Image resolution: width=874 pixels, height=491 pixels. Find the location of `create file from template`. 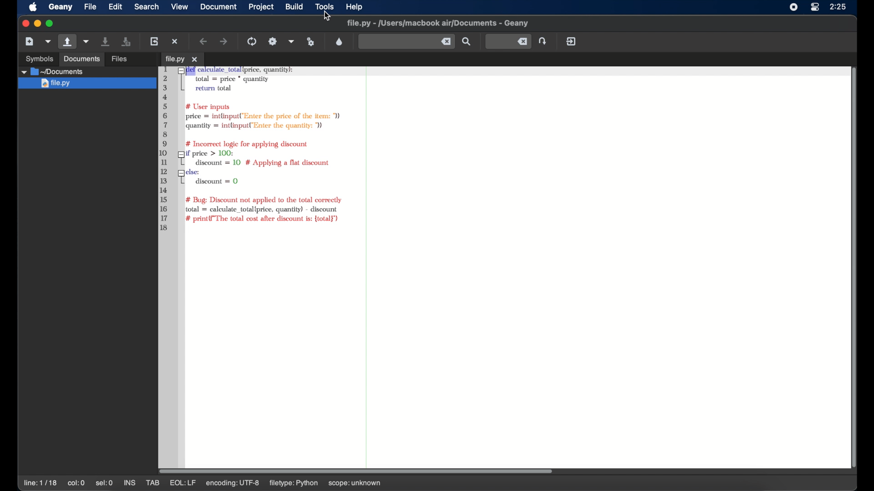

create file from template is located at coordinates (49, 41).